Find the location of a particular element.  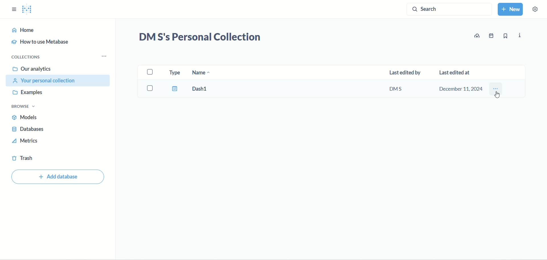

Dash1  is located at coordinates (205, 89).